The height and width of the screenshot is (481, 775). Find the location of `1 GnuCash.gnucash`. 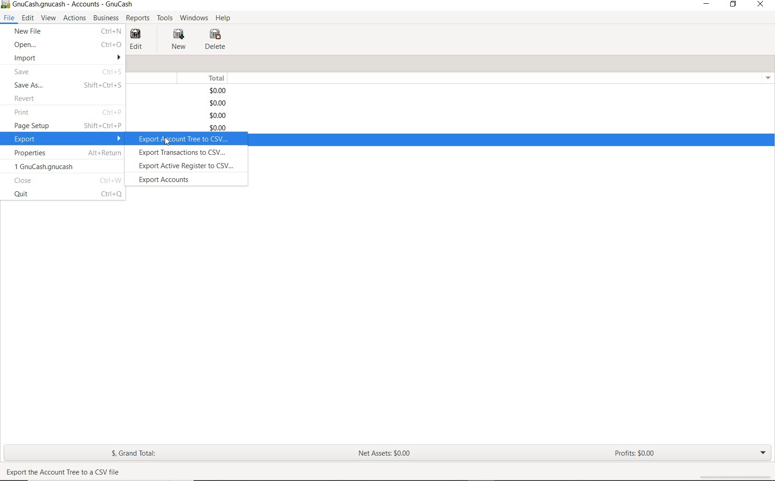

1 GnuCash.gnucash is located at coordinates (44, 167).